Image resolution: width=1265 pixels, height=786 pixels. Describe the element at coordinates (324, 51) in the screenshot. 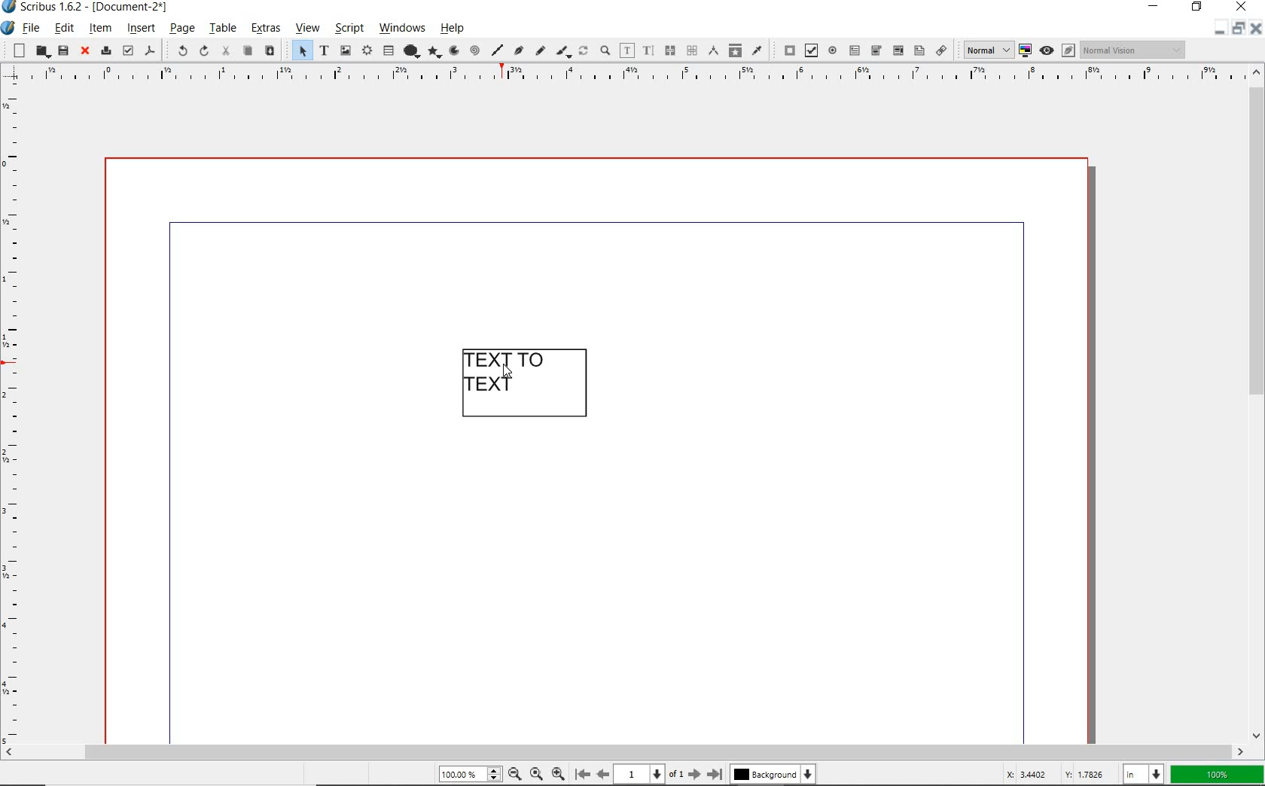

I see `text frame` at that location.